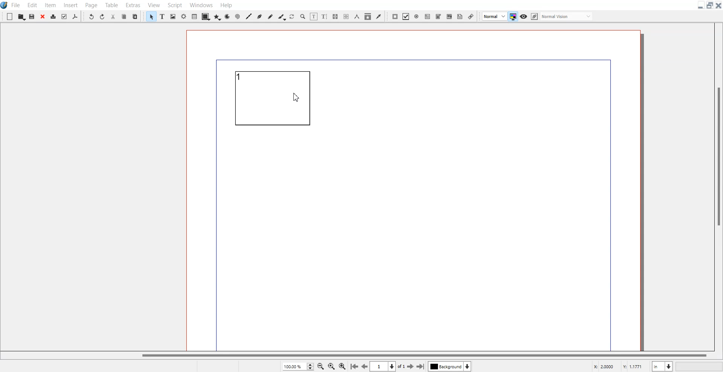 The height and width of the screenshot is (372, 723). Describe the element at coordinates (64, 16) in the screenshot. I see `Preflight verifier` at that location.